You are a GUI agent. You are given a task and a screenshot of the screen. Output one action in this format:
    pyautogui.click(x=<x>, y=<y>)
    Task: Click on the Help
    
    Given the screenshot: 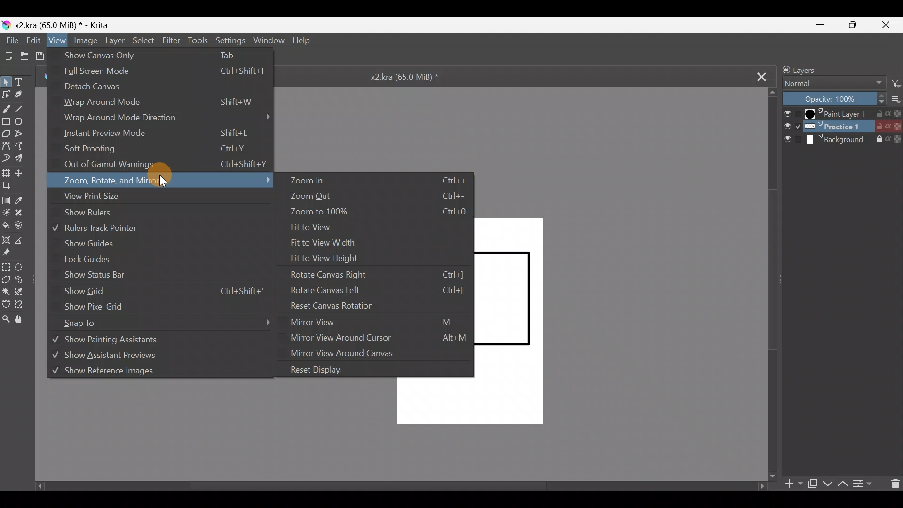 What is the action you would take?
    pyautogui.click(x=302, y=42)
    